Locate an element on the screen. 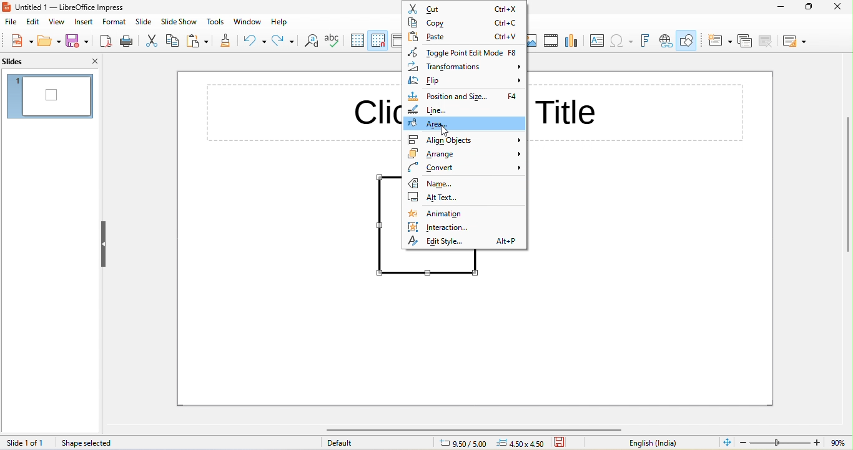 Image resolution: width=853 pixels, height=450 pixels. flip is located at coordinates (465, 82).